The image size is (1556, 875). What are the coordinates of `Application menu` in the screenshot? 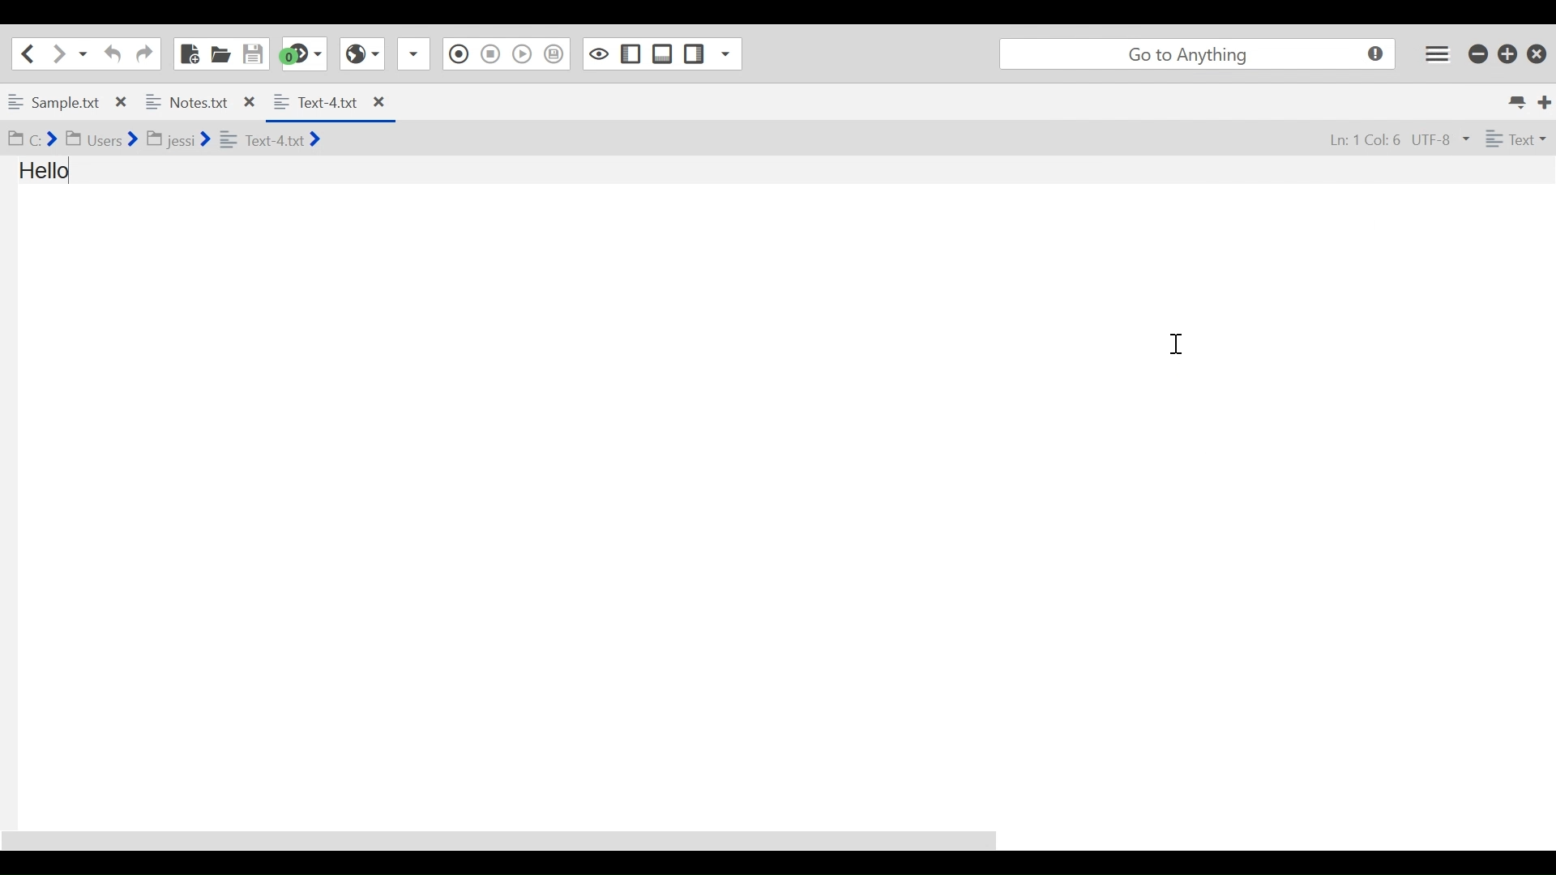 It's located at (1437, 54).